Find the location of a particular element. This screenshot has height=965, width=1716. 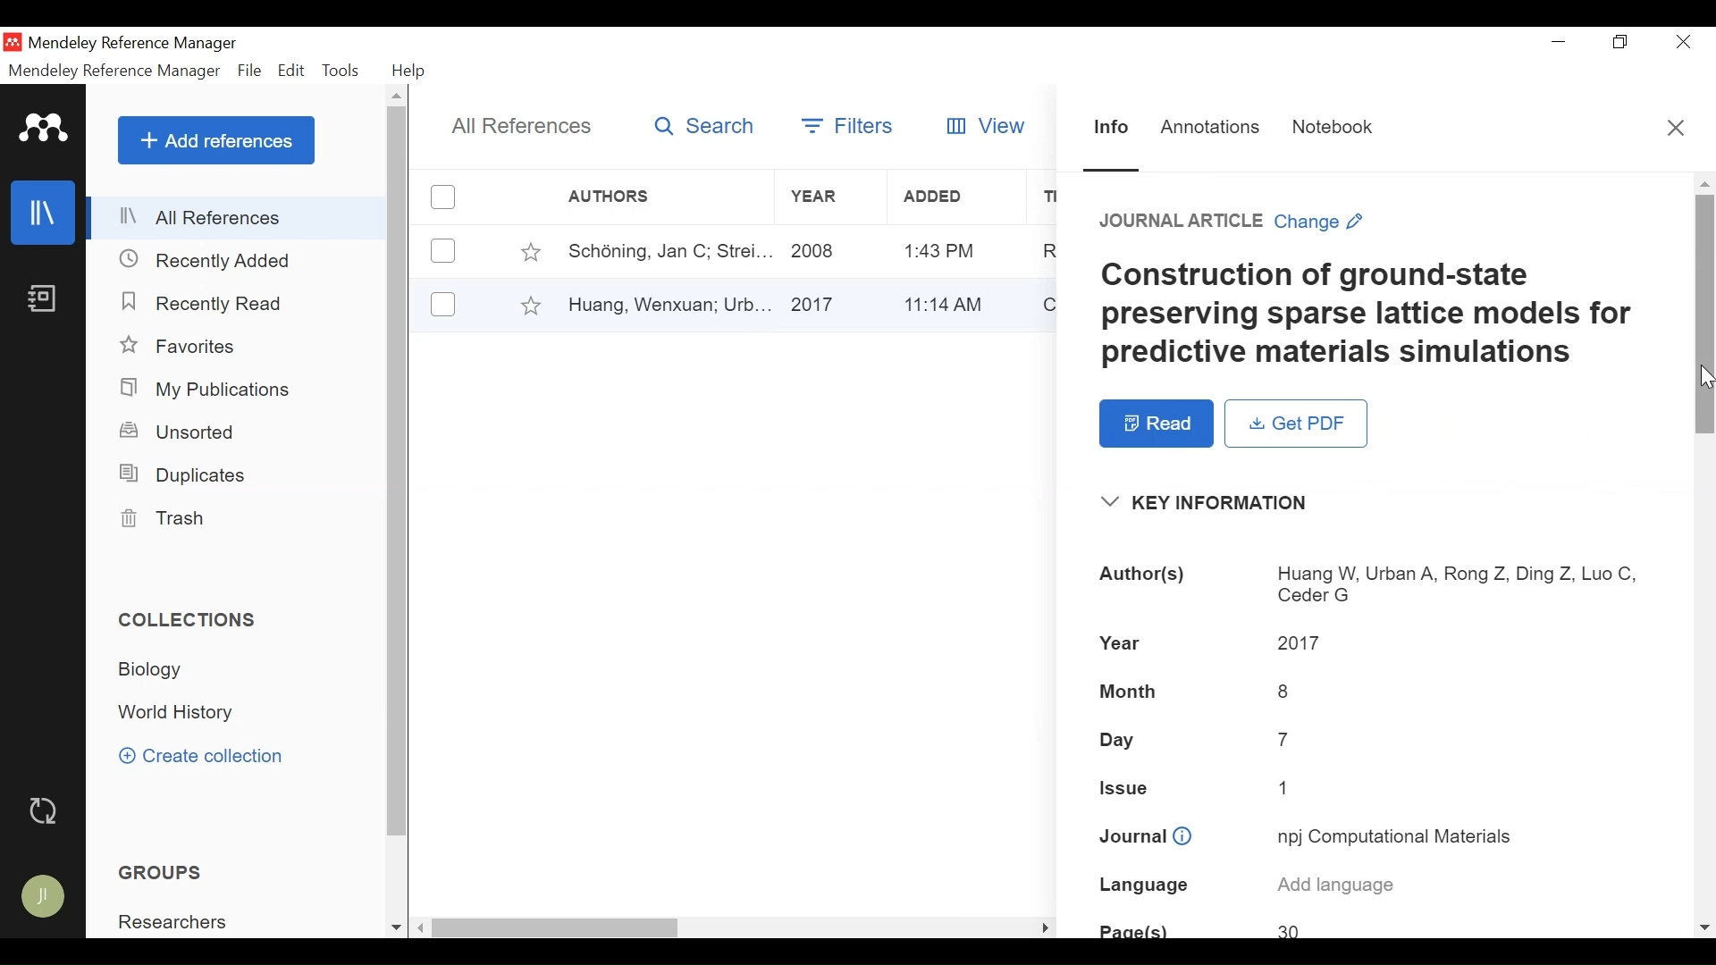

Collection is located at coordinates (157, 669).